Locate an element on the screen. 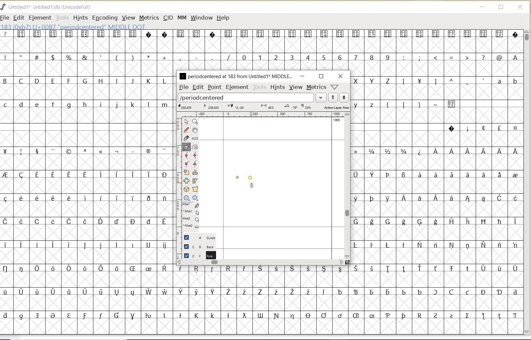 The width and height of the screenshot is (531, 340). background is located at coordinates (197, 247).